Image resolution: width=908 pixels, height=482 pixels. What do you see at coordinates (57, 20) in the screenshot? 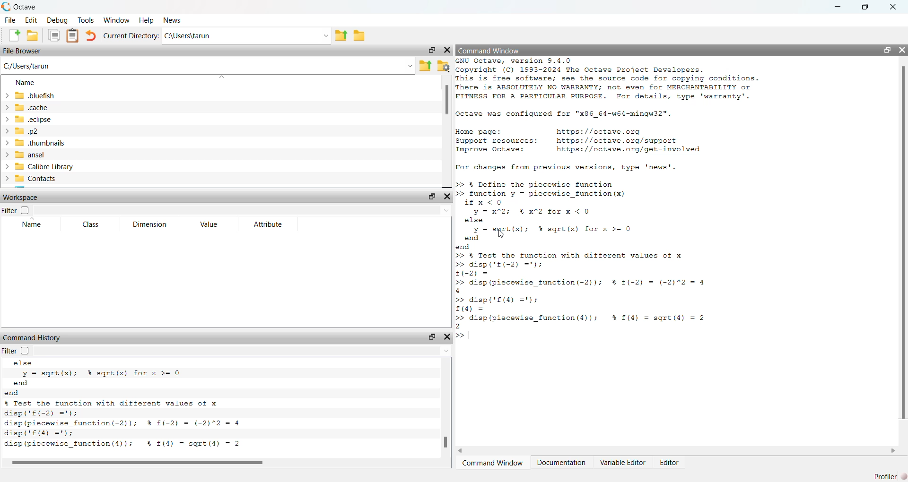
I see `Debug` at bounding box center [57, 20].